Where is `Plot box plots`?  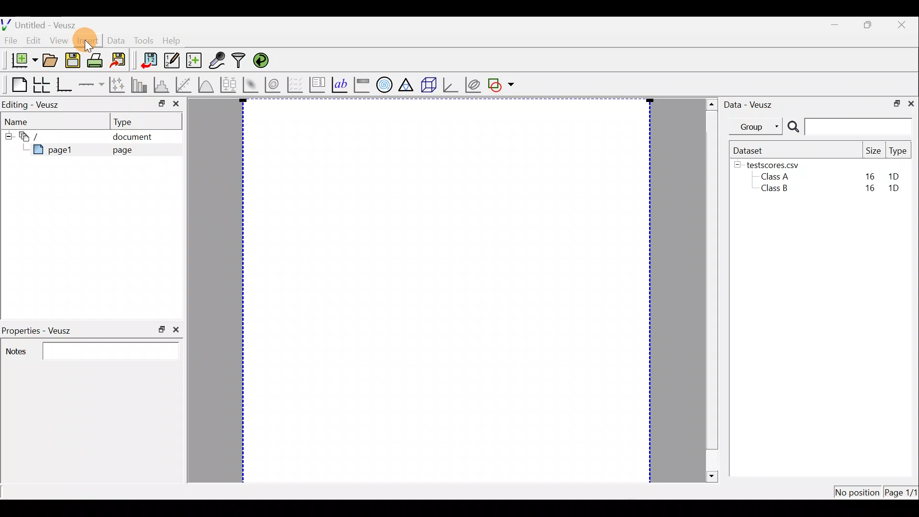
Plot box plots is located at coordinates (227, 84).